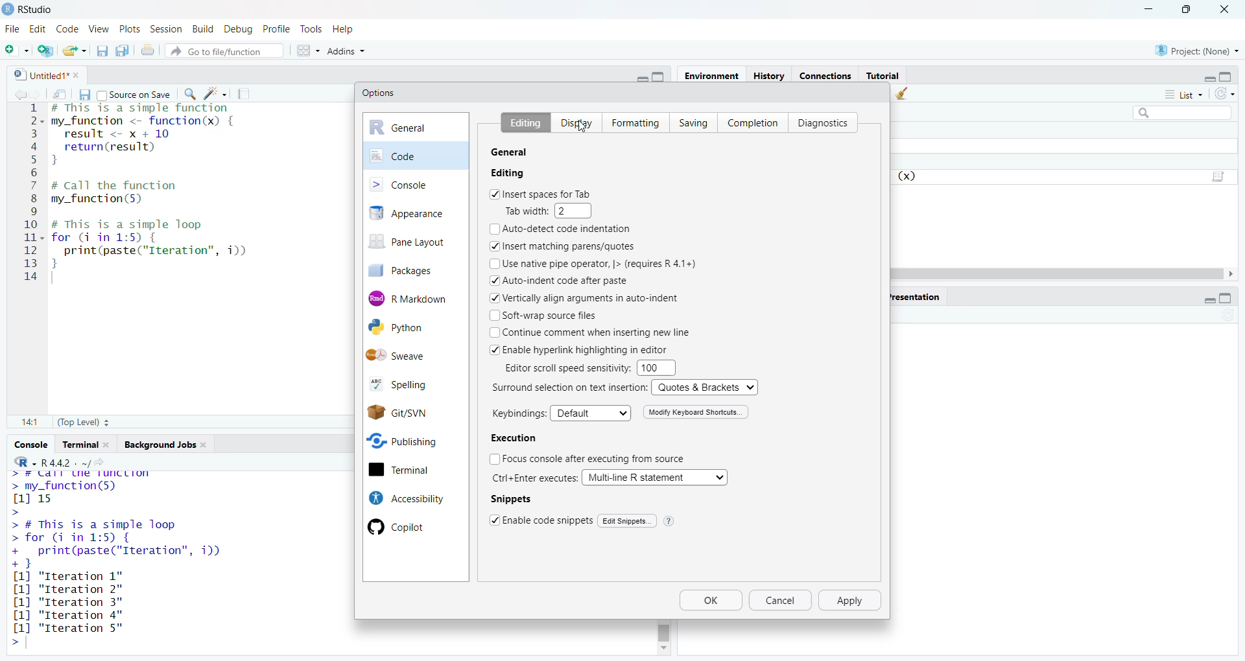 Image resolution: width=1245 pixels, height=661 pixels. I want to click on R Markdown, so click(416, 297).